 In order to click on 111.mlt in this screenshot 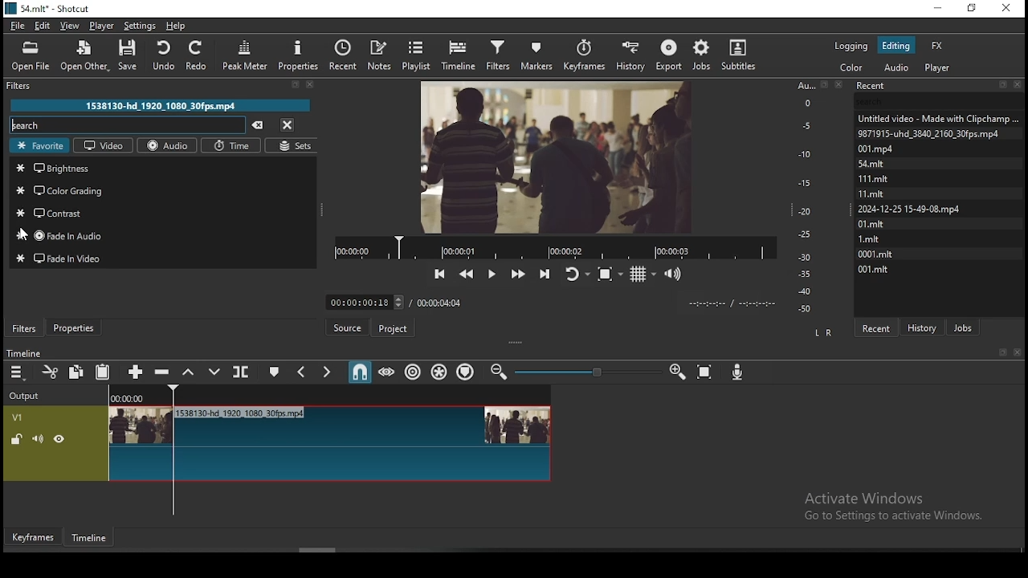, I will do `click(873, 177)`.